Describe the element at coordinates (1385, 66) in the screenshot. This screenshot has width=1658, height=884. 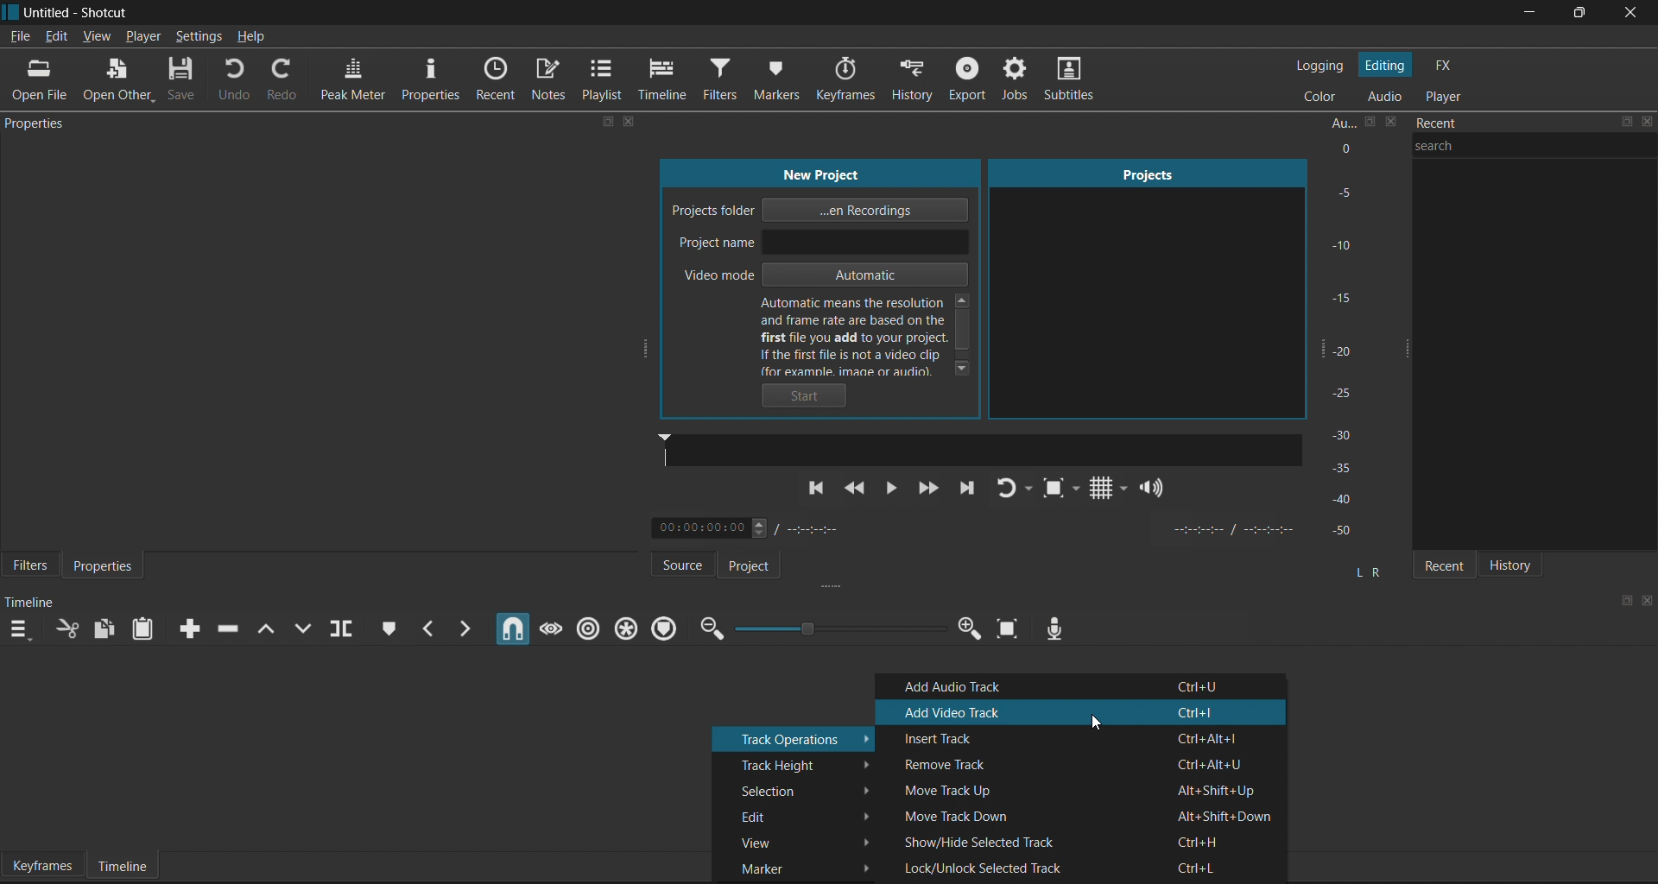
I see `Editing` at that location.